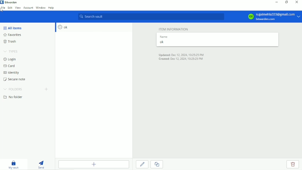  I want to click on Window, so click(41, 7).